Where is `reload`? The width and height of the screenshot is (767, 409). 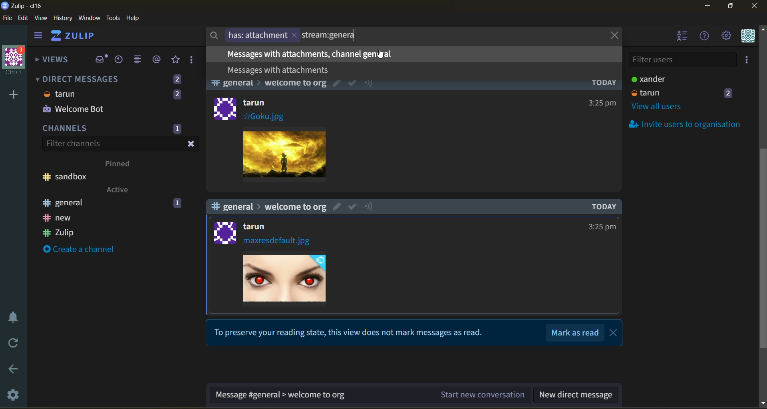 reload is located at coordinates (14, 341).